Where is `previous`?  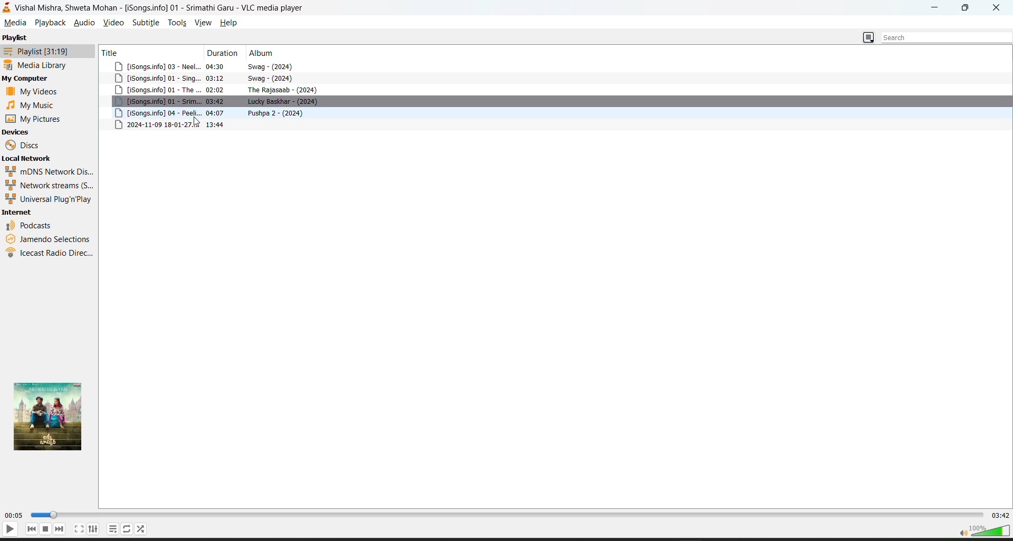
previous is located at coordinates (32, 529).